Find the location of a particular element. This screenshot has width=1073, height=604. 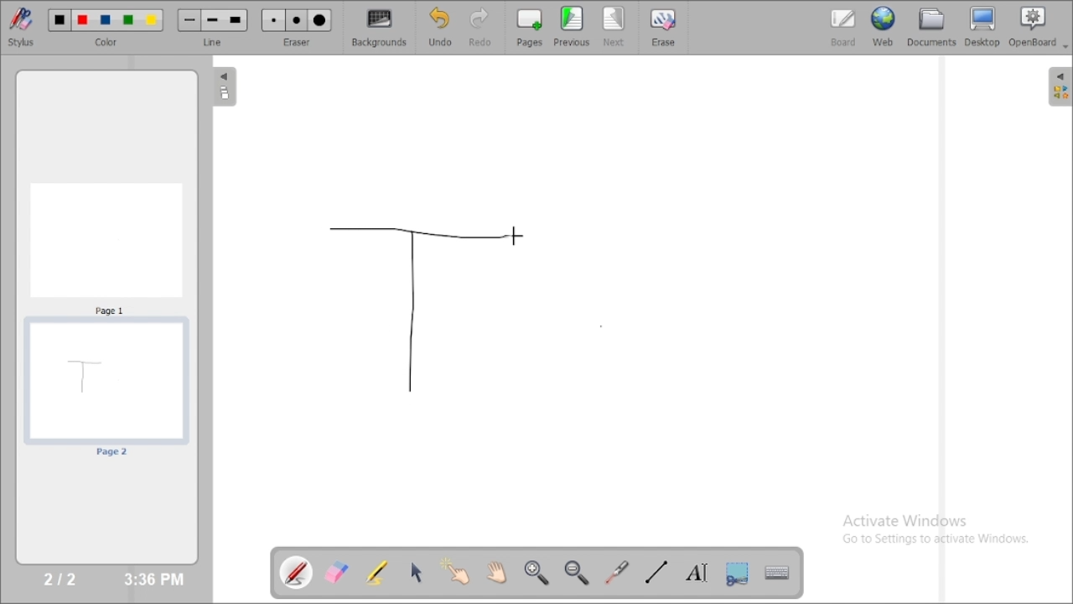

2/2 is located at coordinates (61, 578).